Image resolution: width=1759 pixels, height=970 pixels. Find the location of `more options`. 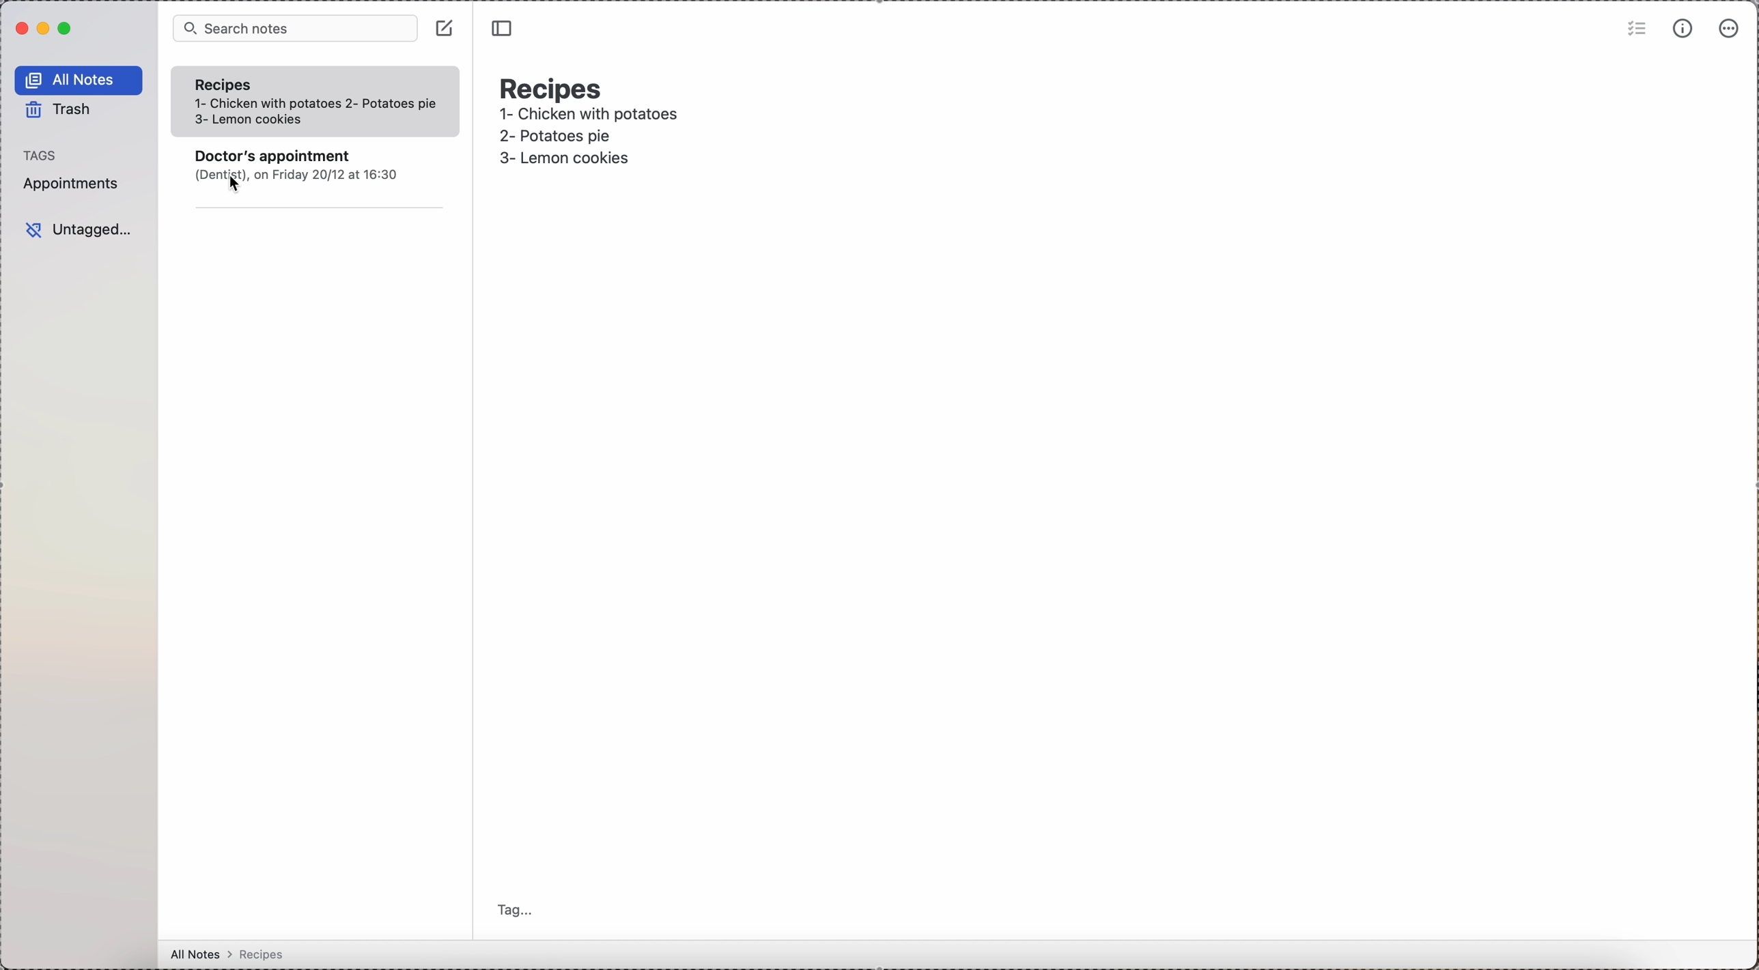

more options is located at coordinates (1729, 29).